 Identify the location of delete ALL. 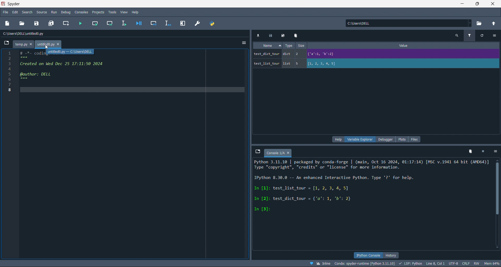
(472, 152).